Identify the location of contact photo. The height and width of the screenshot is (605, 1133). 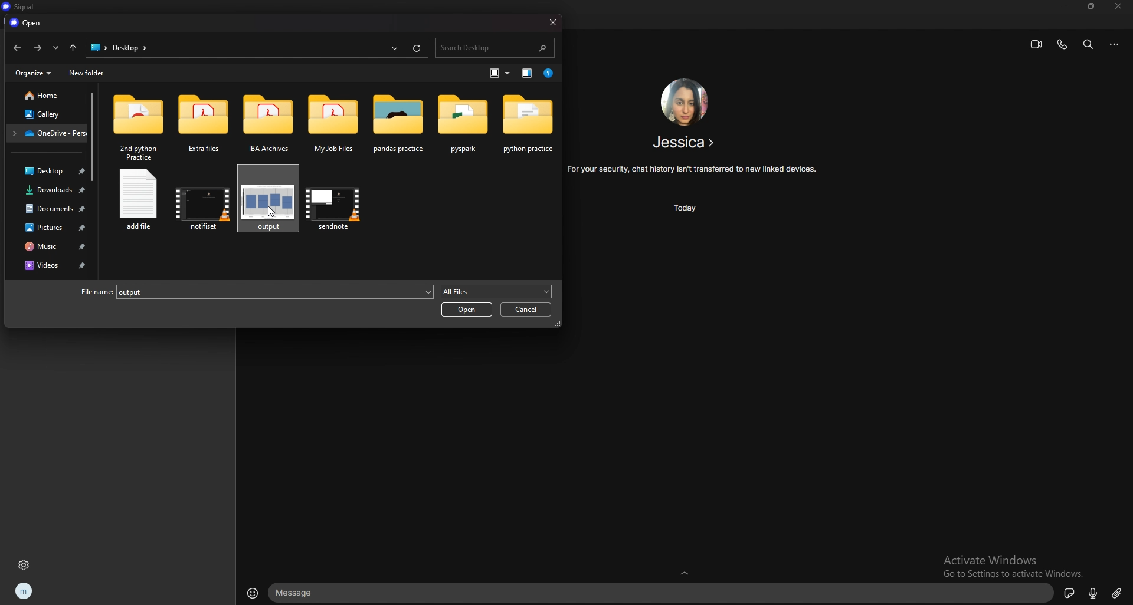
(685, 102).